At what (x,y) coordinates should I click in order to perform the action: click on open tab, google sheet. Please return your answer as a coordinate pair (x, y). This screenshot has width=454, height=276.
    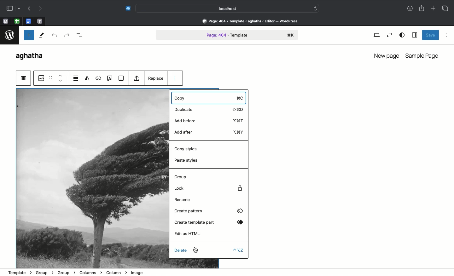
    Looking at the image, I should click on (16, 21).